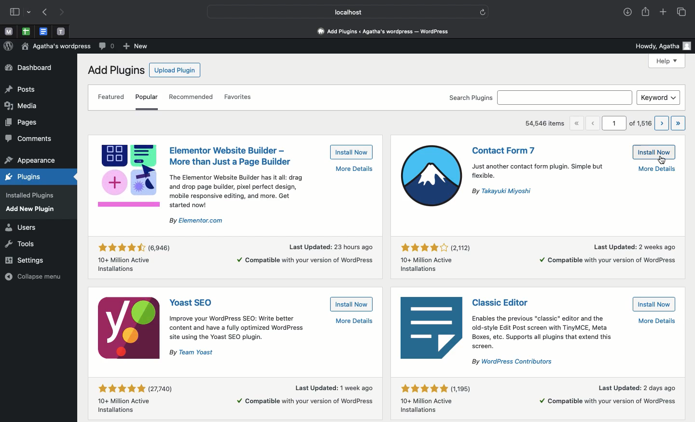  I want to click on Add new tab, so click(663, 12).